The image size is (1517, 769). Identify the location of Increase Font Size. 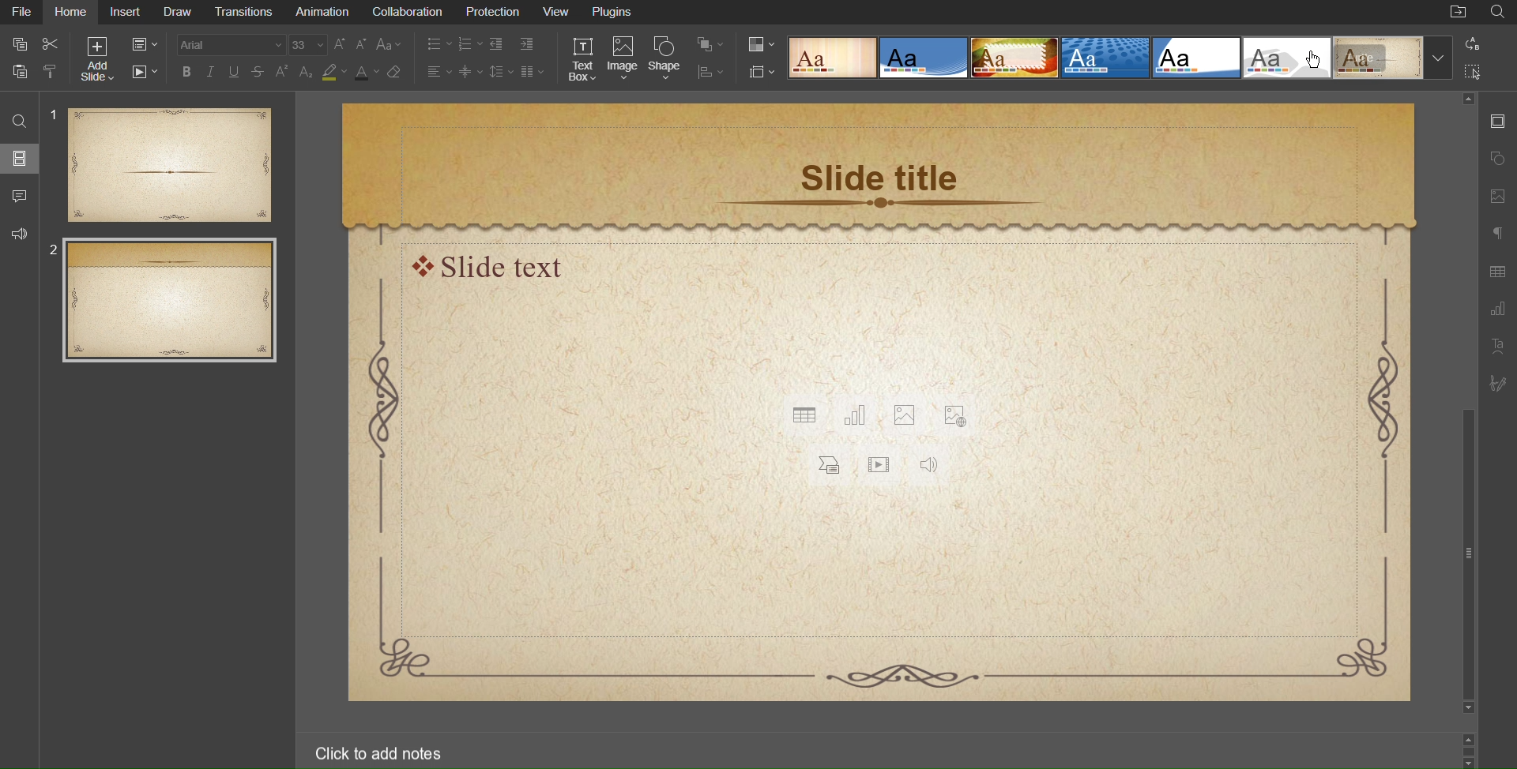
(341, 46).